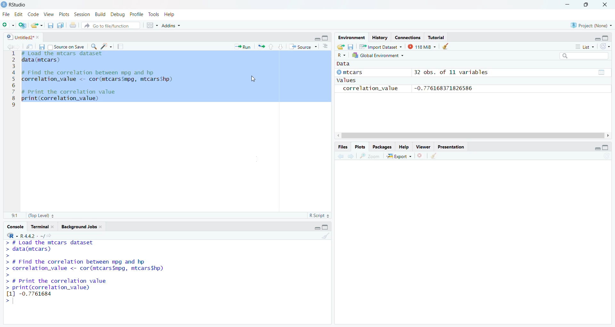  I want to click on View the current working directory, so click(50, 236).